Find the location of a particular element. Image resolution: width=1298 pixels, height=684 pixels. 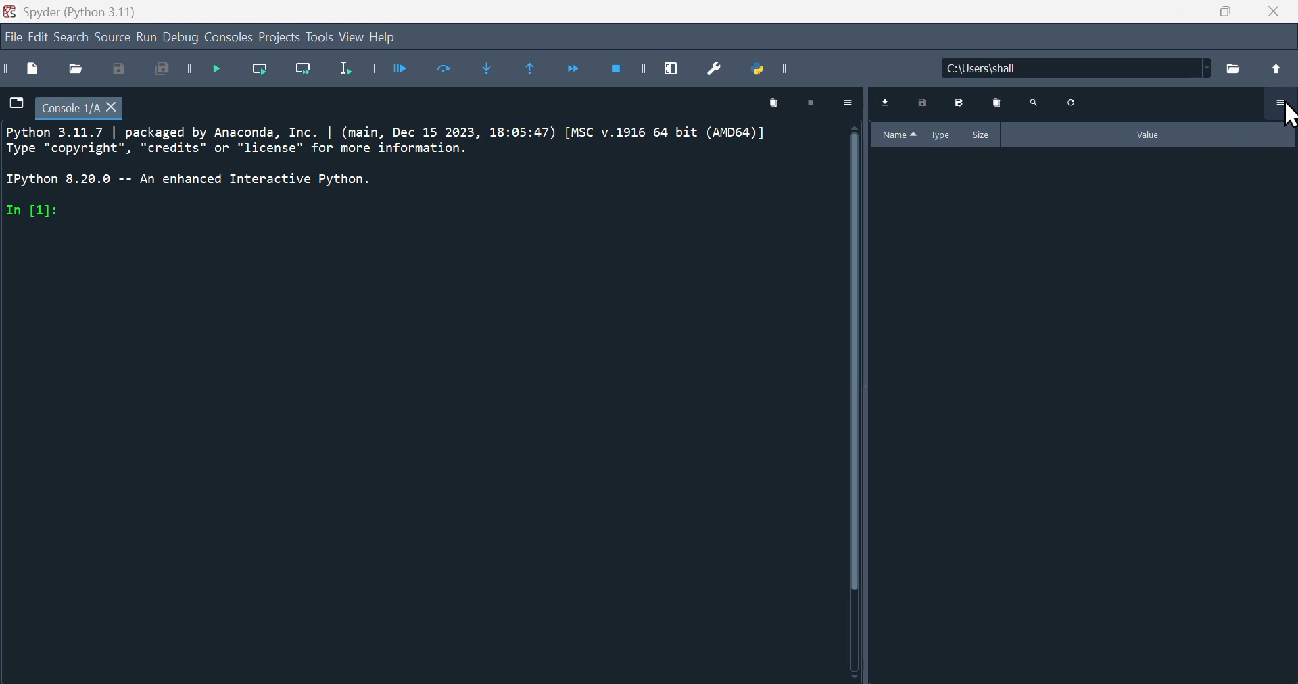

Size is located at coordinates (984, 134).